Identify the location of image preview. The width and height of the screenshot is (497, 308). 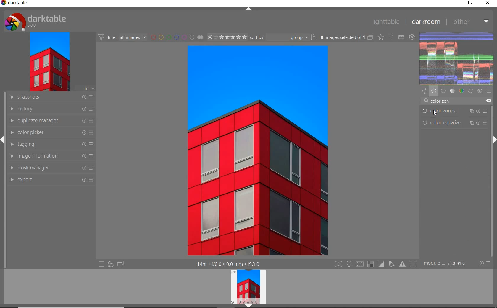
(247, 286).